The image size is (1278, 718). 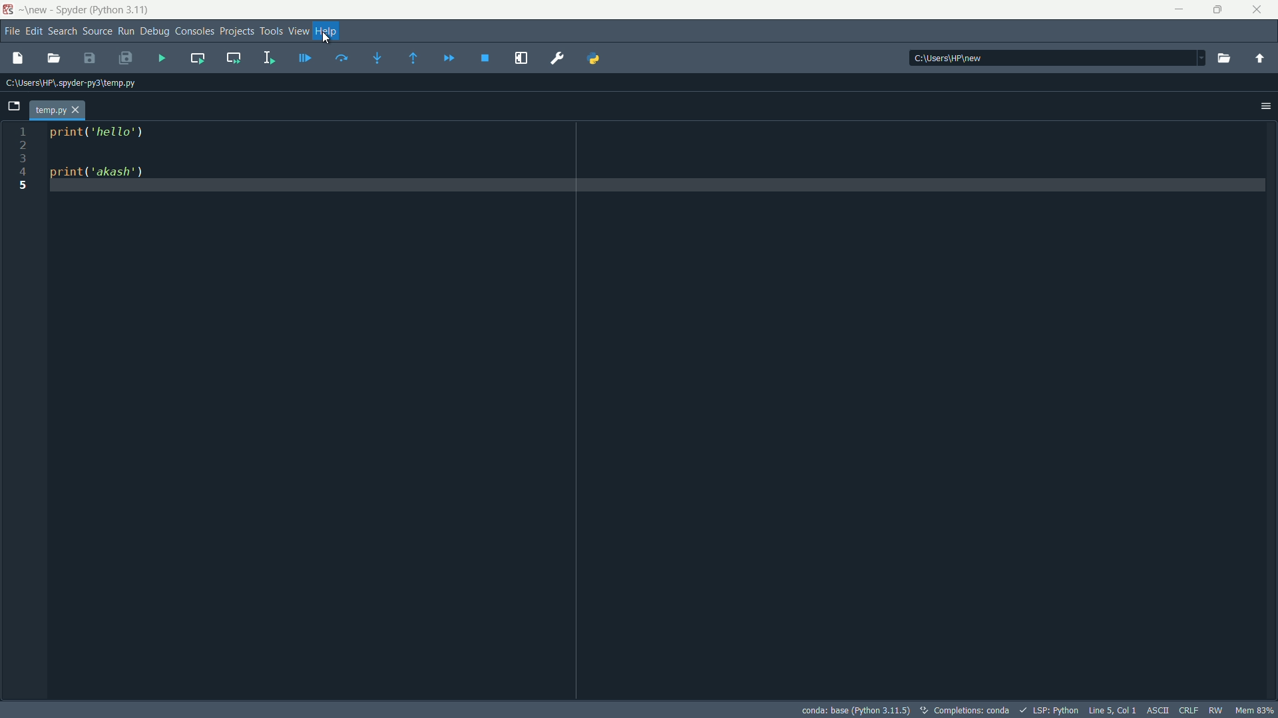 I want to click on continue execution until next function, so click(x=413, y=58).